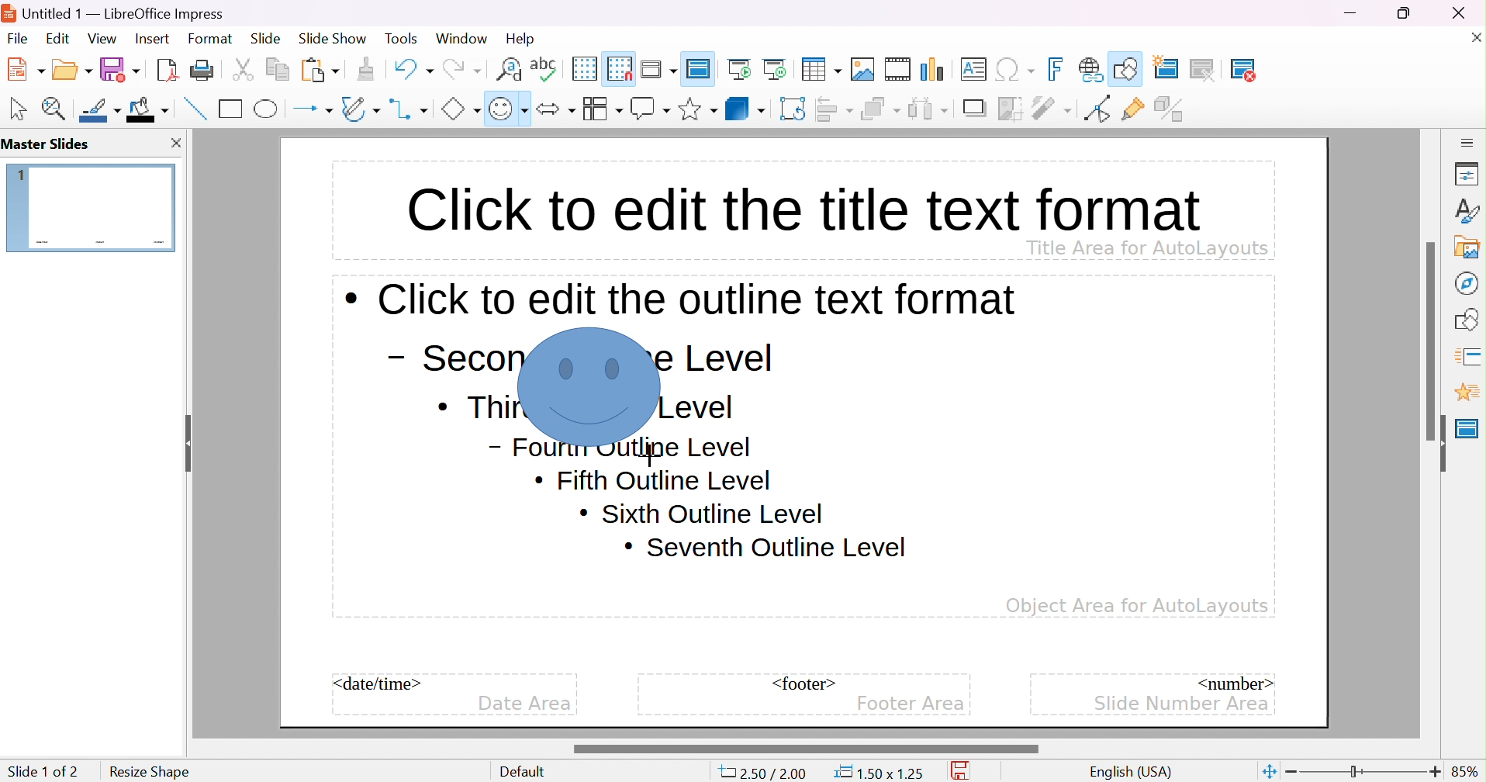 The height and width of the screenshot is (782, 1486). I want to click on slides, so click(50, 144).